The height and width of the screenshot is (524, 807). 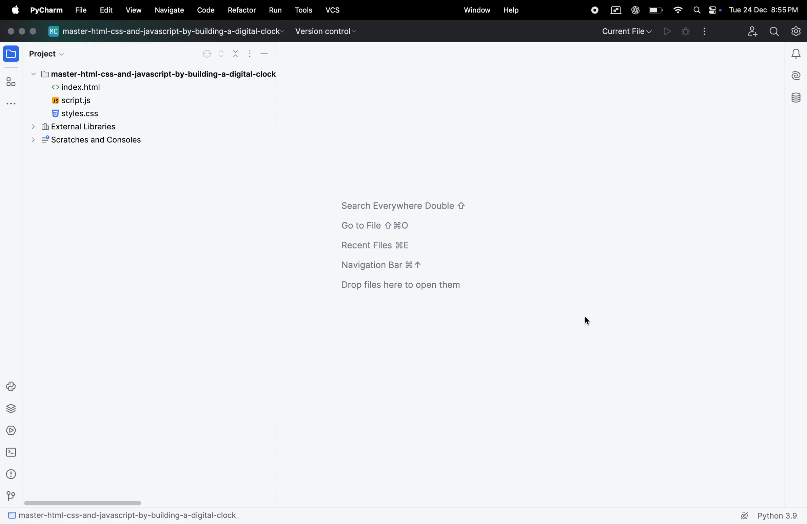 I want to click on file, so click(x=79, y=10).